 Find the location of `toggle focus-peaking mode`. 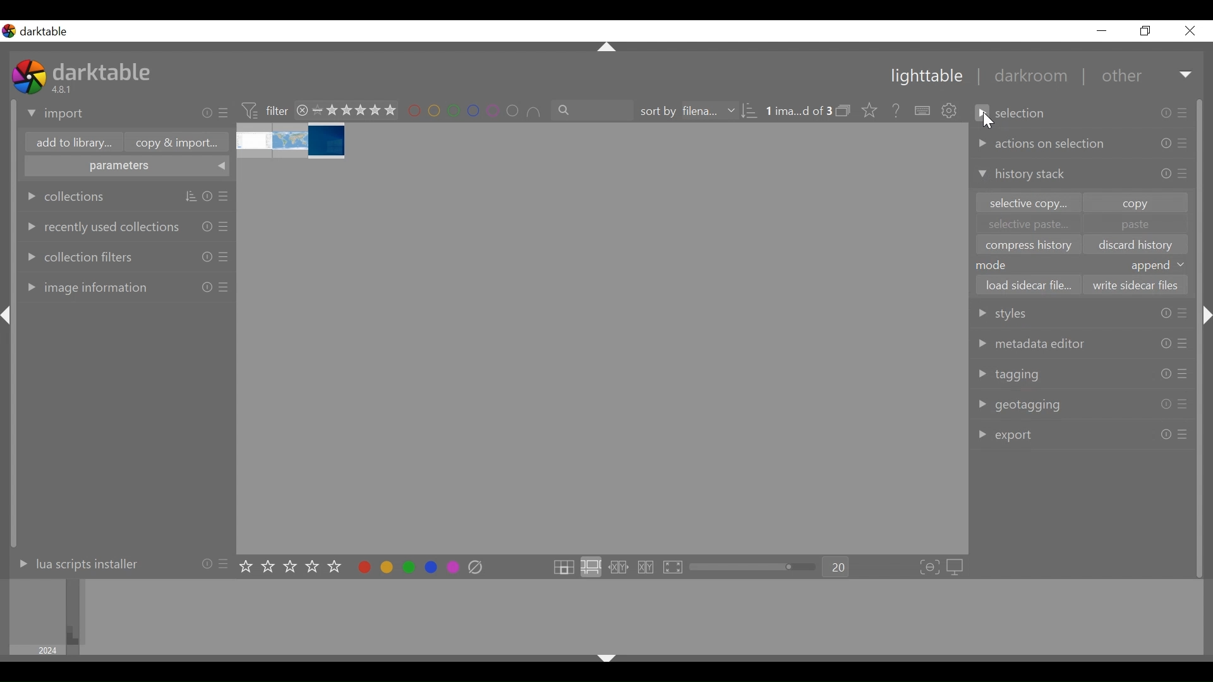

toggle focus-peaking mode is located at coordinates (930, 568).